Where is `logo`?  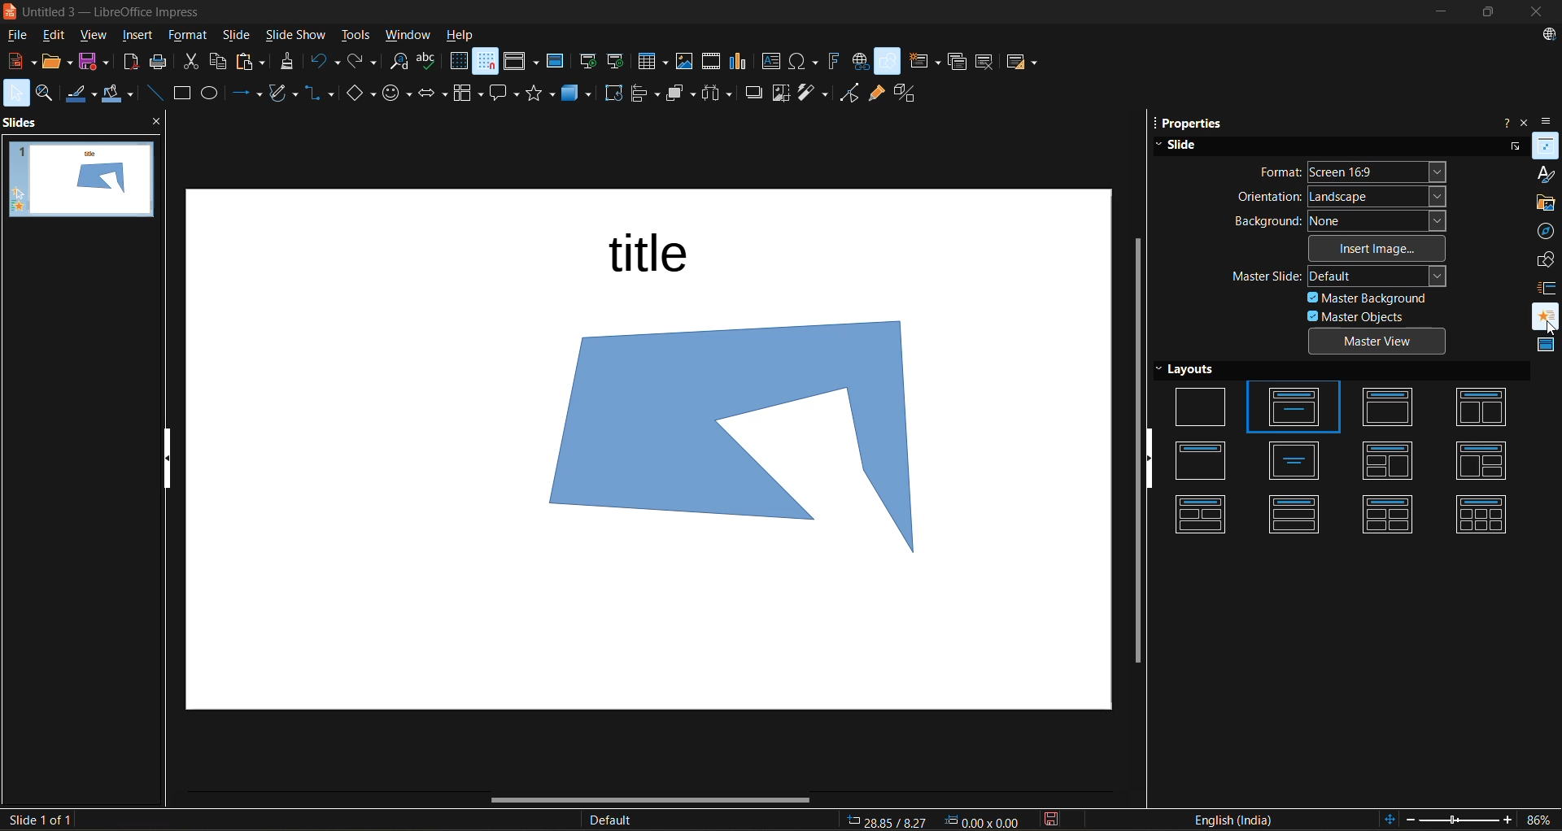 logo is located at coordinates (10, 12).